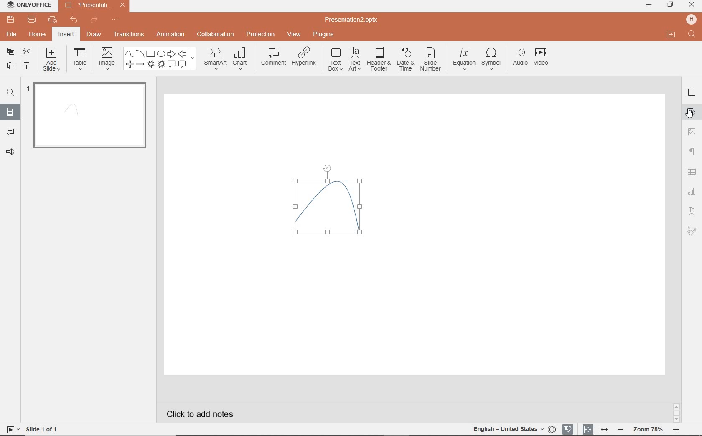 This screenshot has height=436, width=702. I want to click on TEXTART, so click(355, 60).